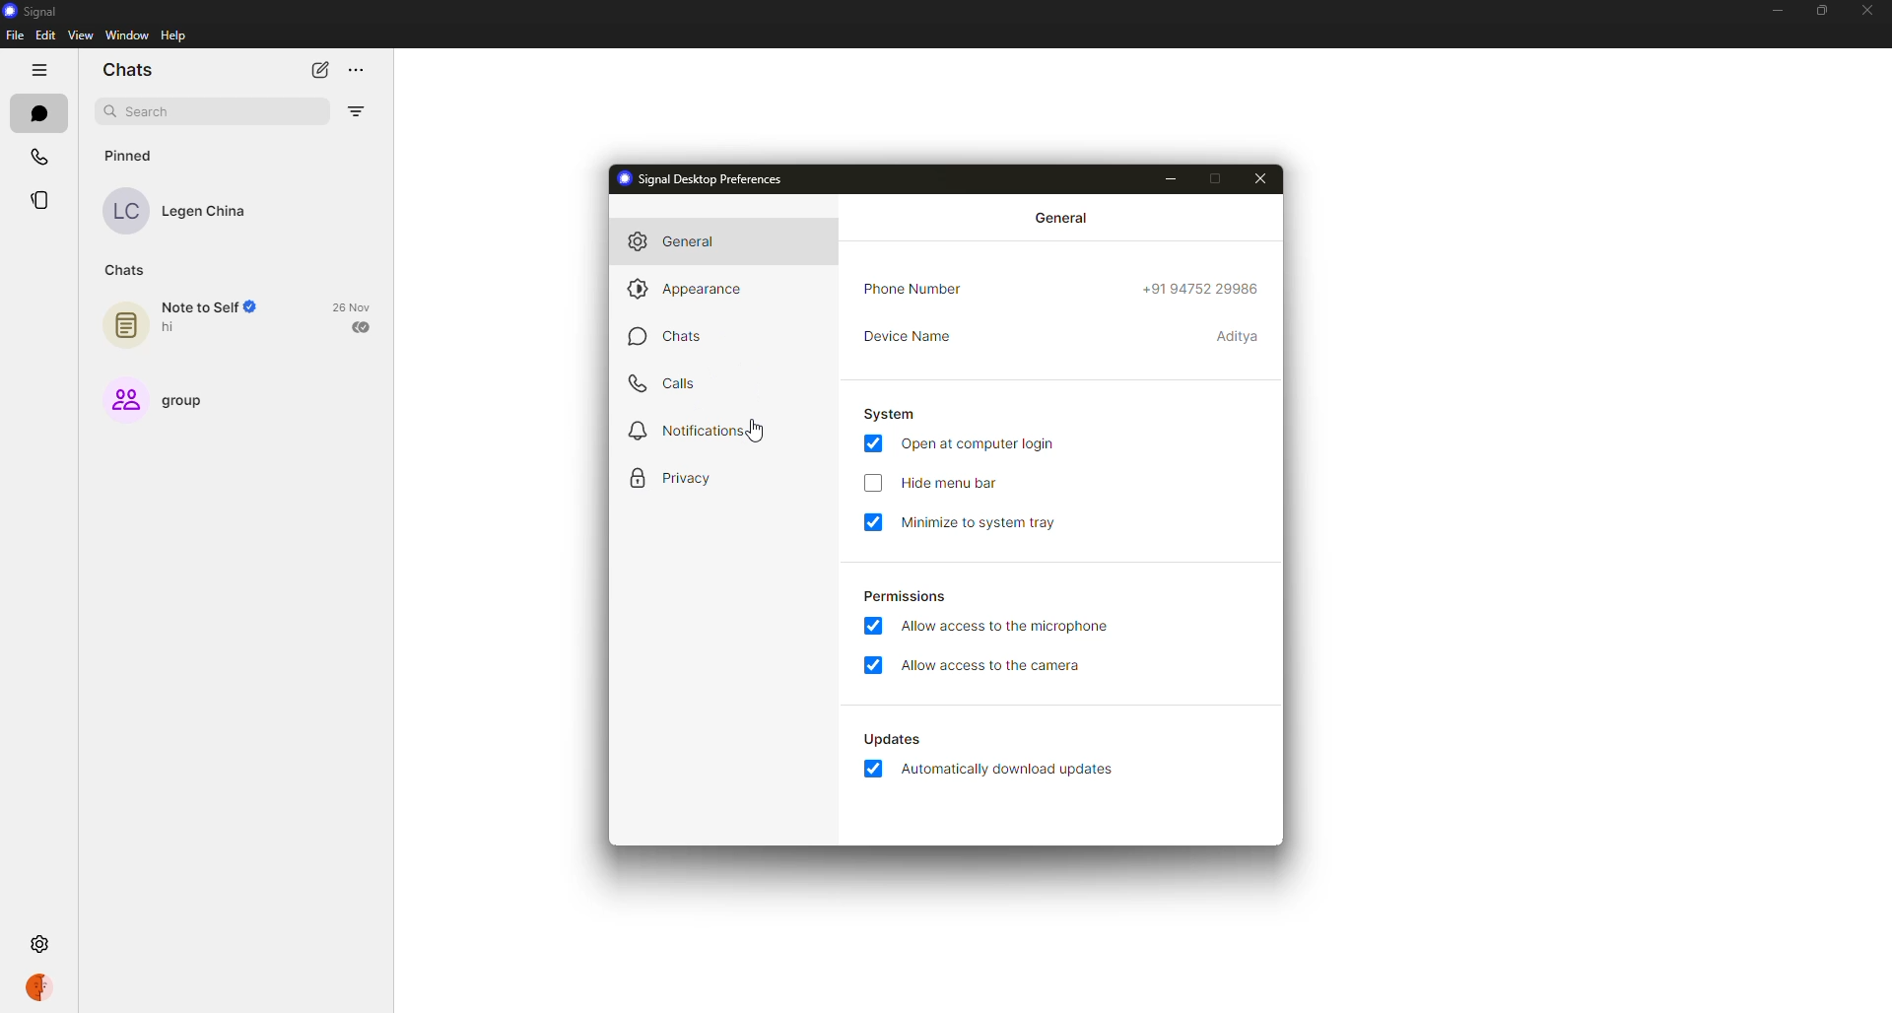  What do you see at coordinates (1222, 174) in the screenshot?
I see `maximize` at bounding box center [1222, 174].